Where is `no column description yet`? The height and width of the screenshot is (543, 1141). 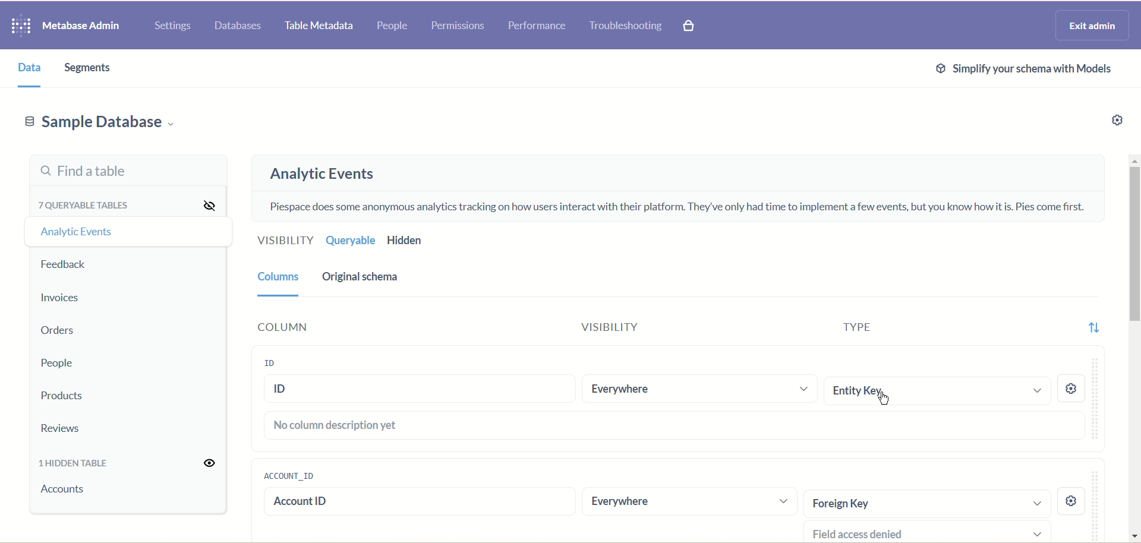
no column description yet is located at coordinates (671, 426).